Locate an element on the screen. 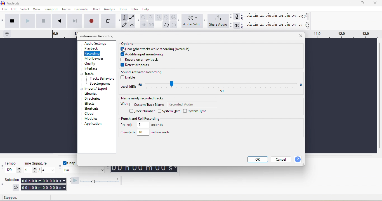  10 miliseconds is located at coordinates (154, 133).